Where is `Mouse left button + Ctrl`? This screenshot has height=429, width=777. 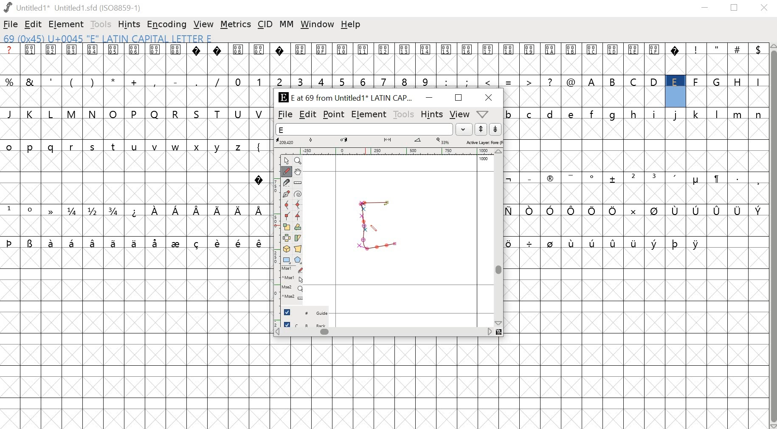
Mouse left button + Ctrl is located at coordinates (292, 279).